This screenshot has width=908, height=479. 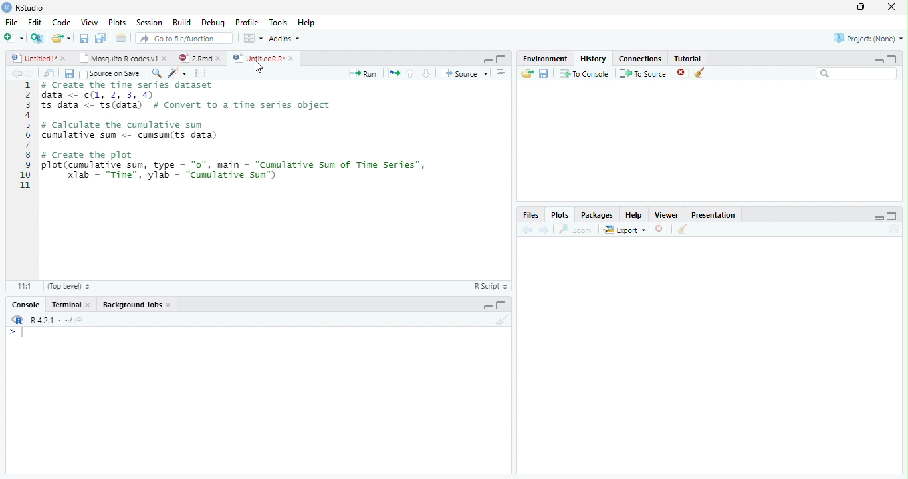 I want to click on Zoom, so click(x=576, y=230).